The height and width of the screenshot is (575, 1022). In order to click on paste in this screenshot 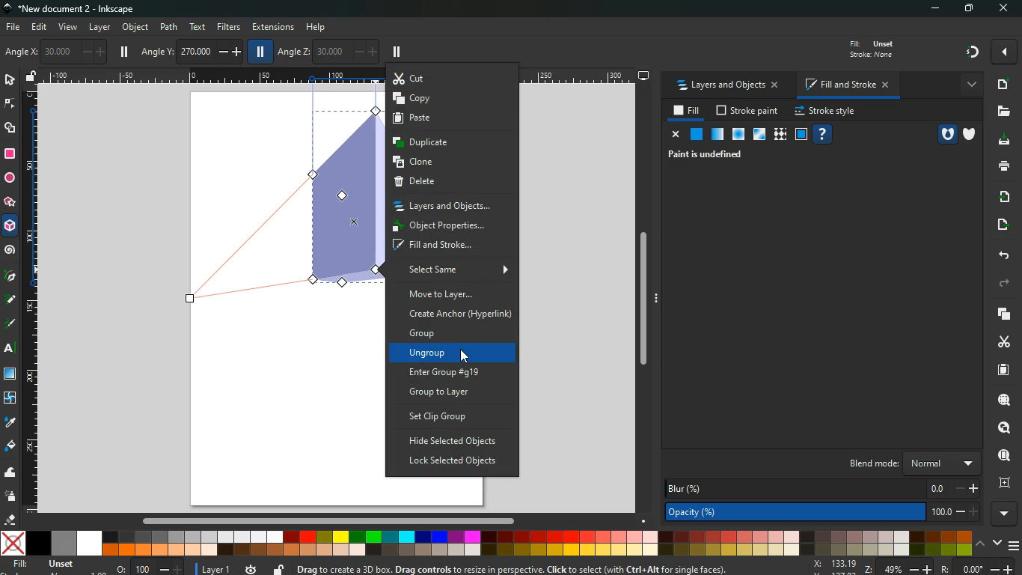, I will do `click(452, 121)`.